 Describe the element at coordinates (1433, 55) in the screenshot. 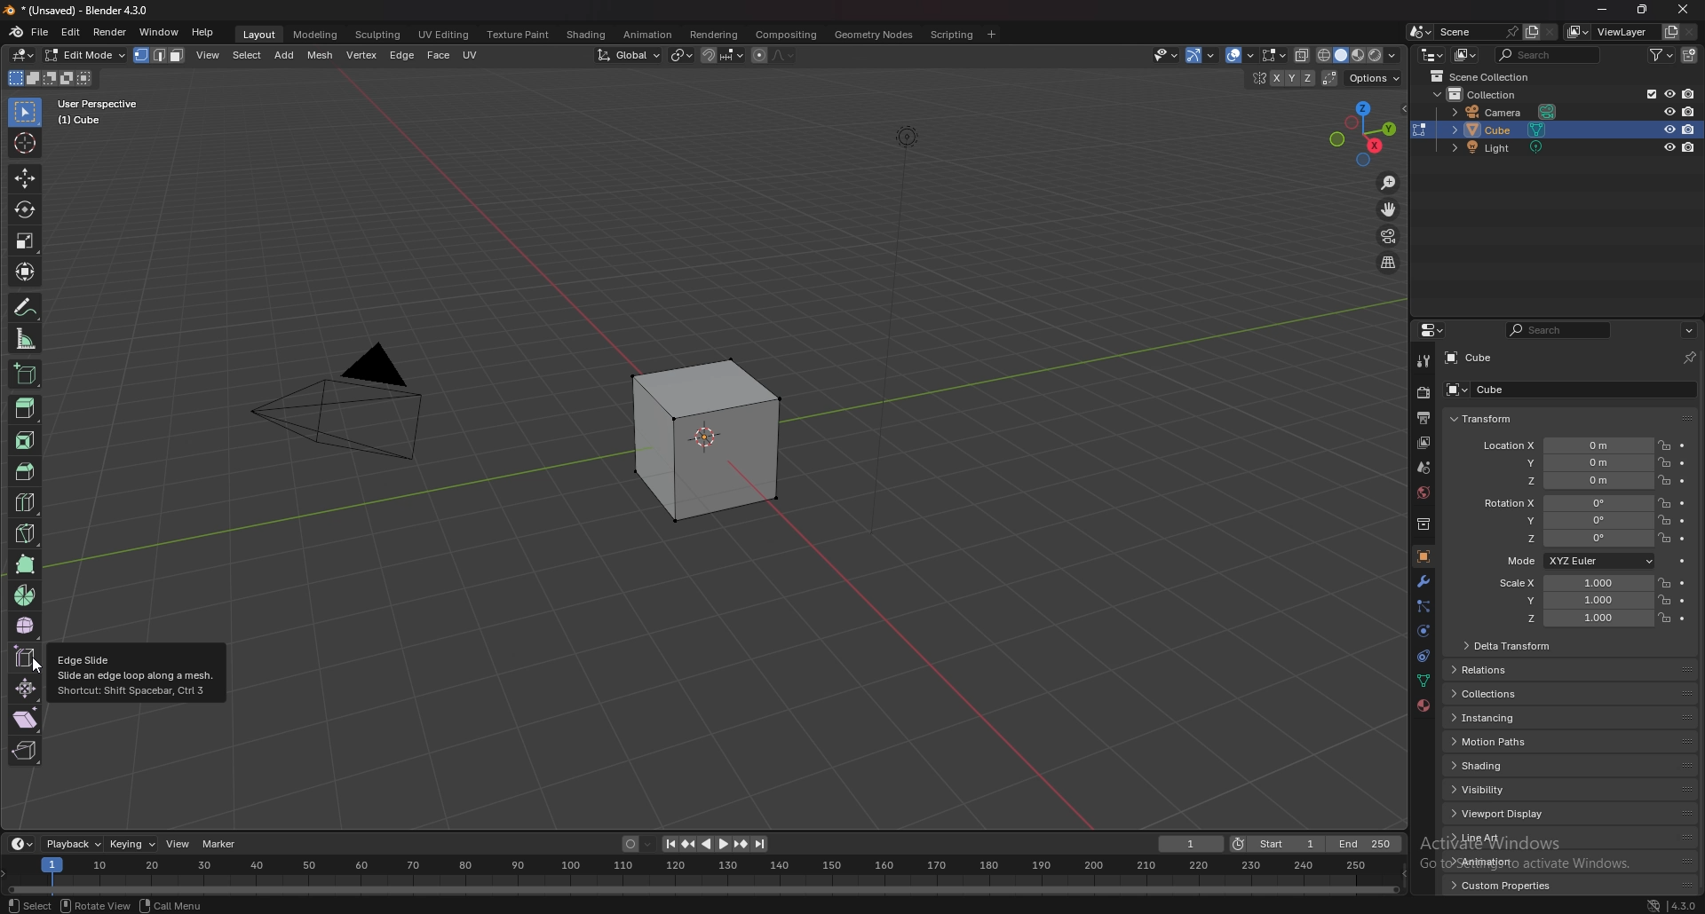

I see `editor type` at that location.